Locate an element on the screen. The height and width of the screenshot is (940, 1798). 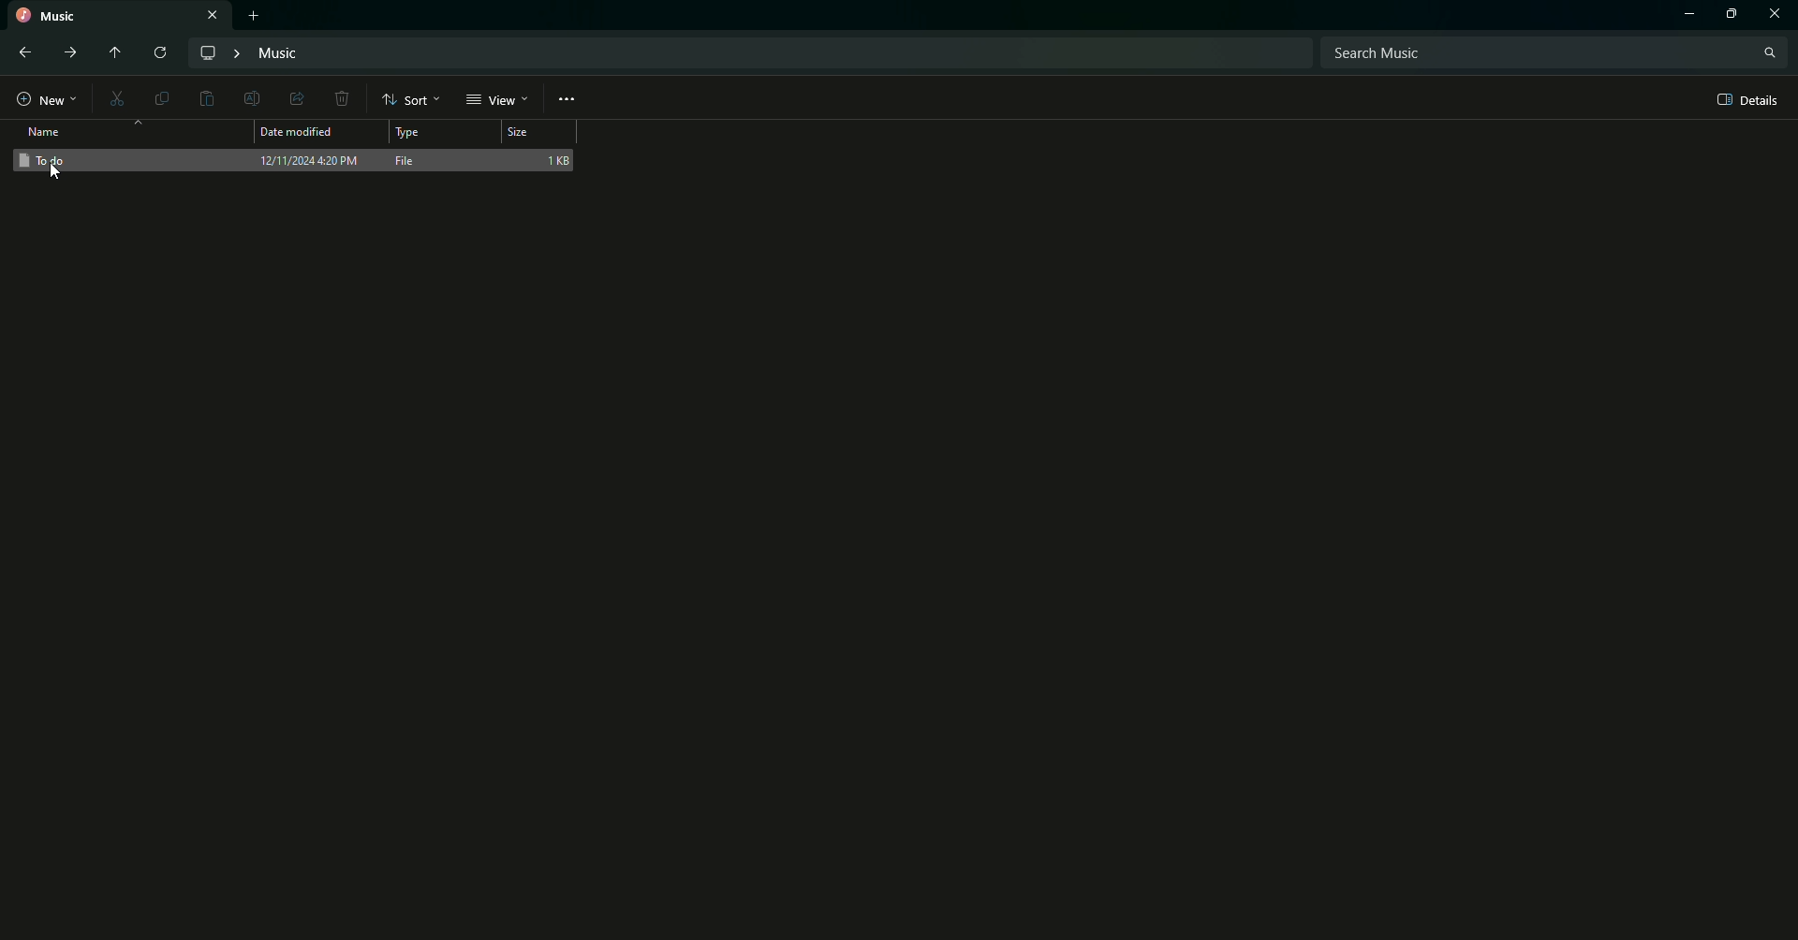
Type is located at coordinates (431, 132).